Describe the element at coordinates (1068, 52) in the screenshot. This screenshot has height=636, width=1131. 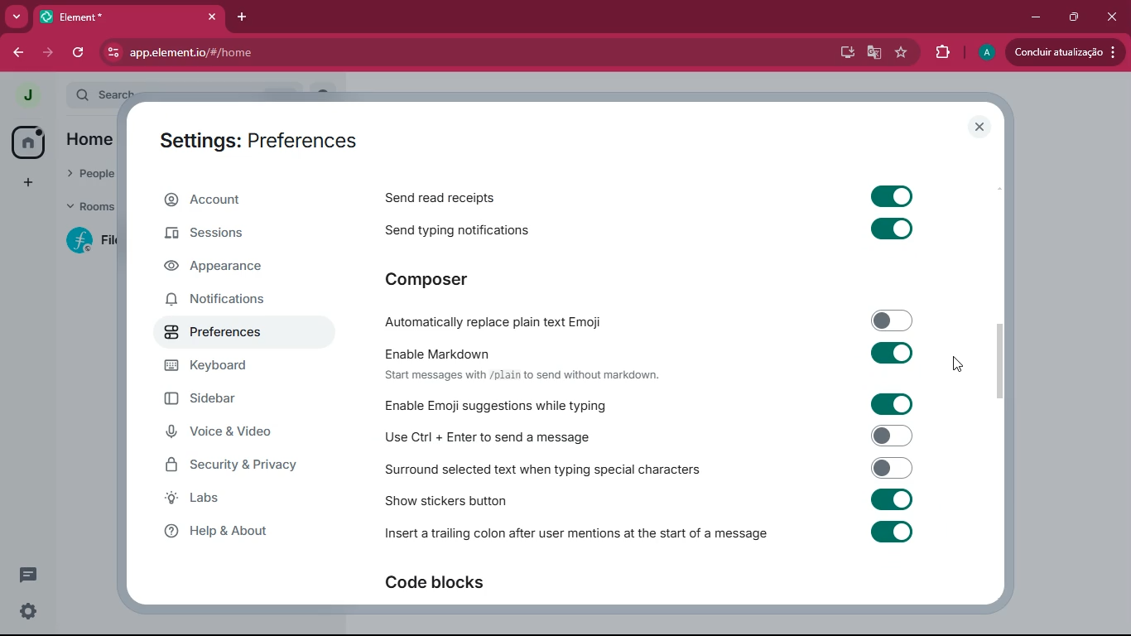
I see `Concluir atualização` at that location.